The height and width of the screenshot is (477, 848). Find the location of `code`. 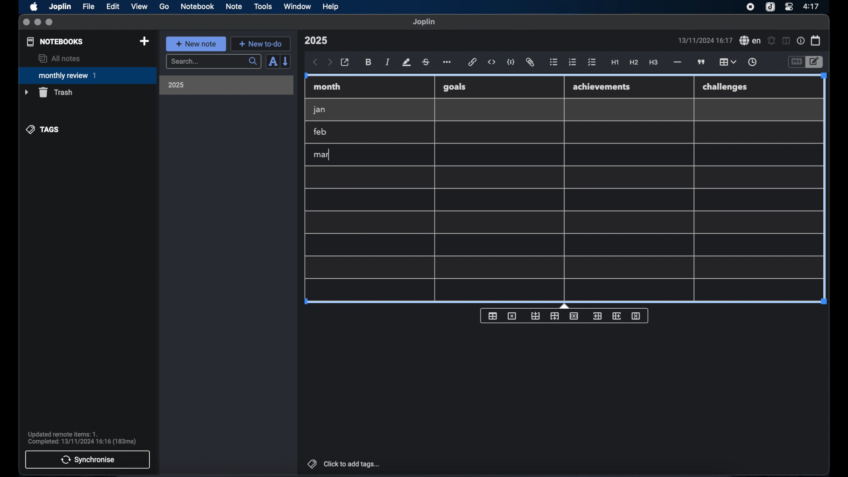

code is located at coordinates (511, 63).